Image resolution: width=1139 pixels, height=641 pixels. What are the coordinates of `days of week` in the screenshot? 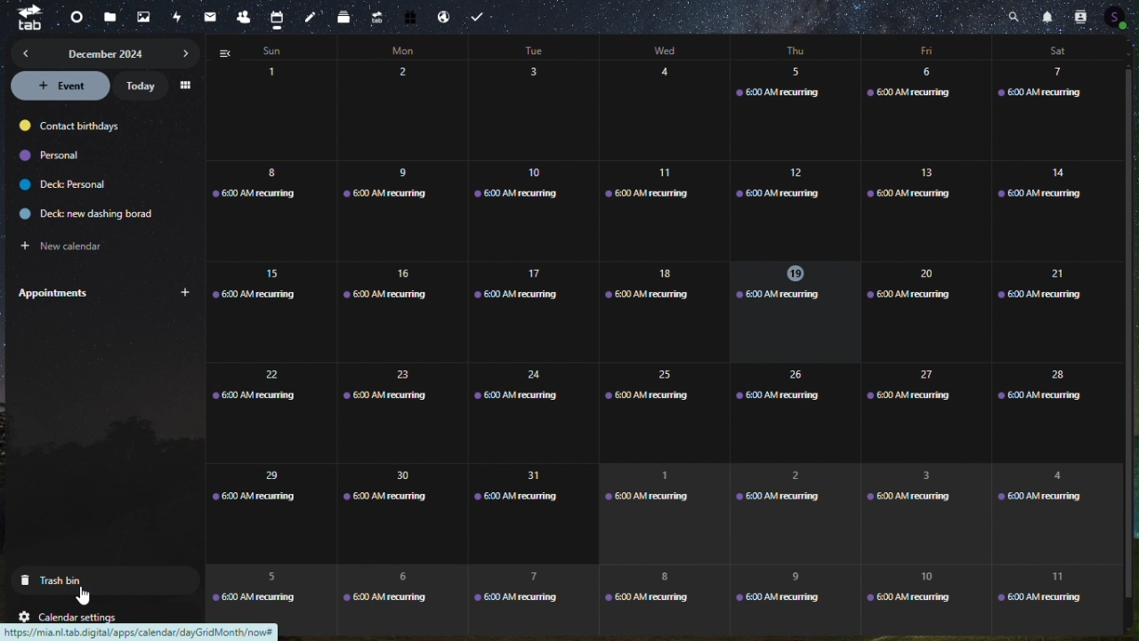 It's located at (665, 49).